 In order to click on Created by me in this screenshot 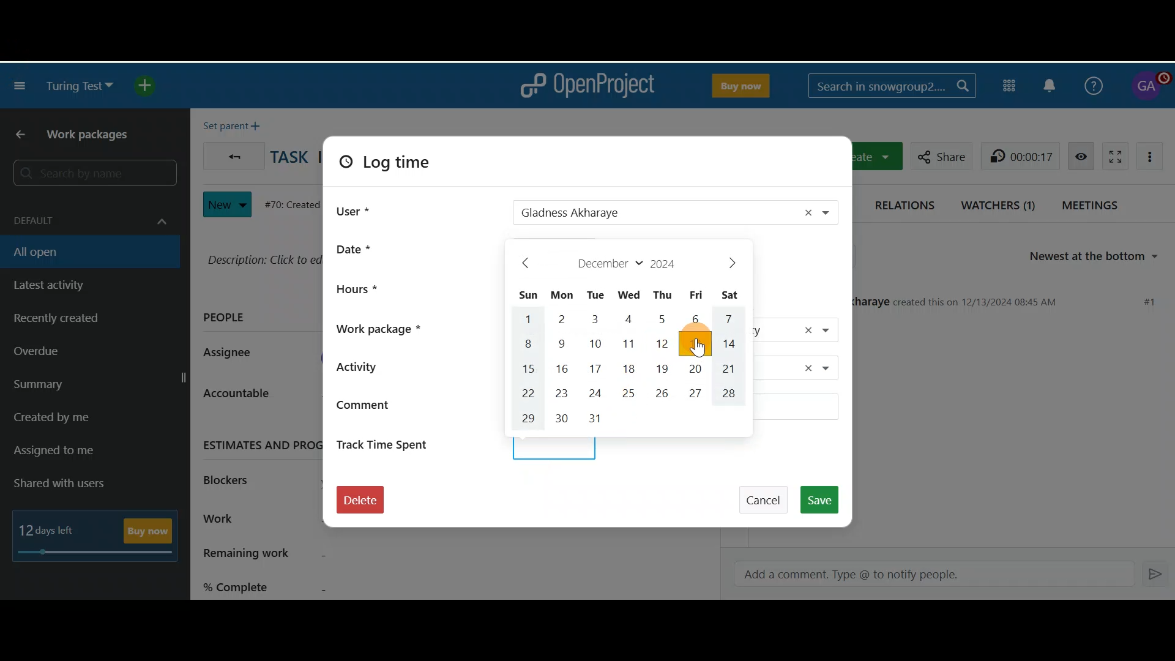, I will do `click(81, 421)`.